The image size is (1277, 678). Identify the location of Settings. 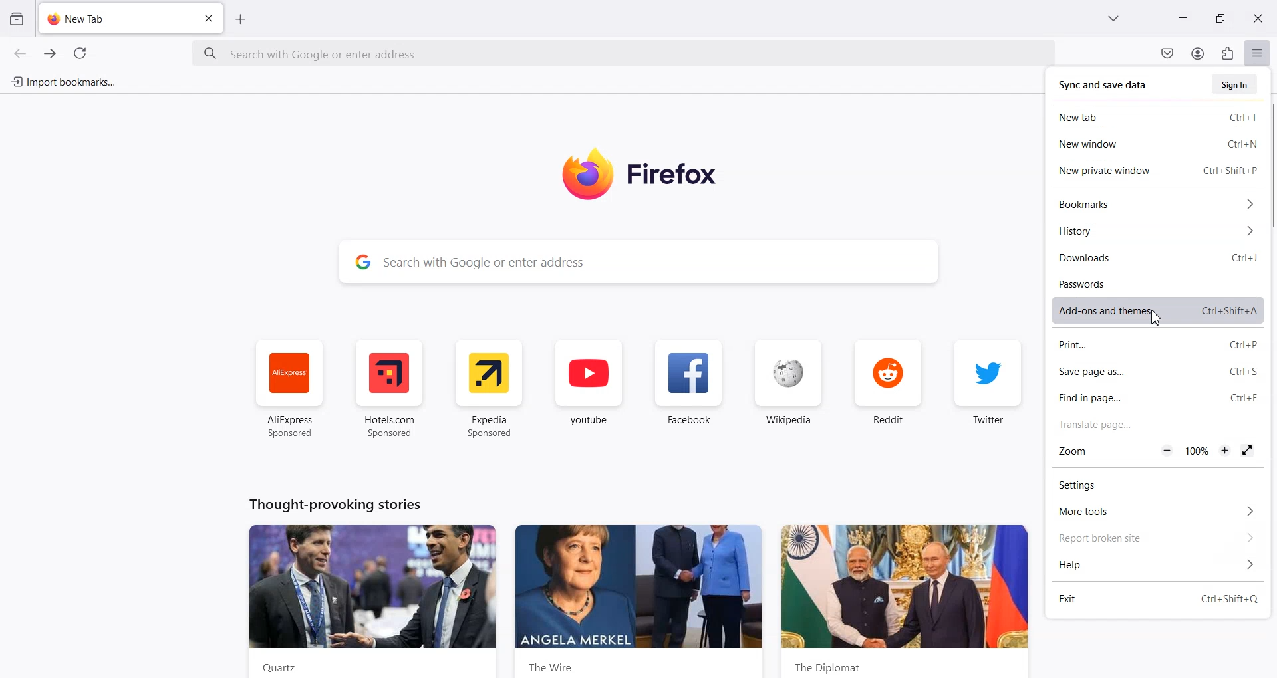
(1155, 484).